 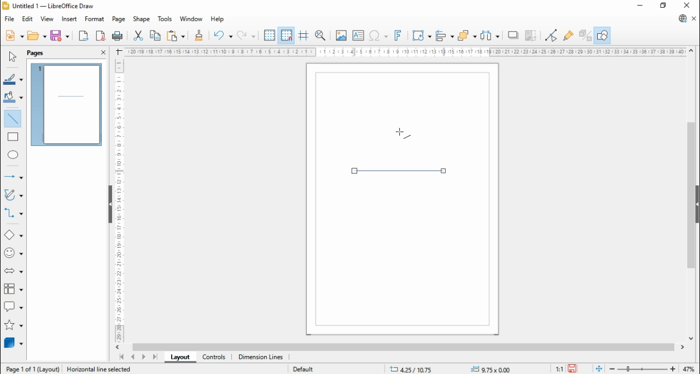 What do you see at coordinates (585, 35) in the screenshot?
I see `toggle extrusions` at bounding box center [585, 35].